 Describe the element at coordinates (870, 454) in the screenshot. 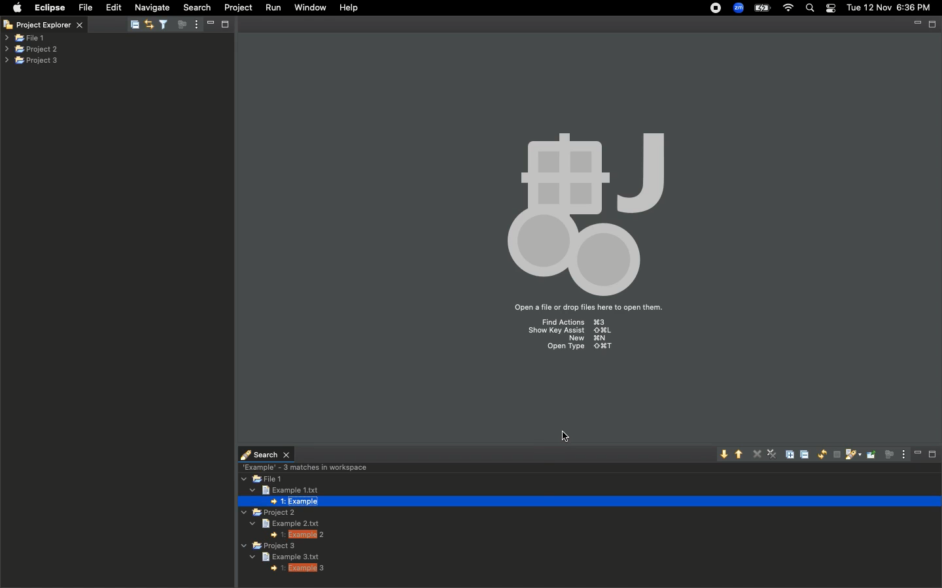

I see `Pin the search view` at that location.